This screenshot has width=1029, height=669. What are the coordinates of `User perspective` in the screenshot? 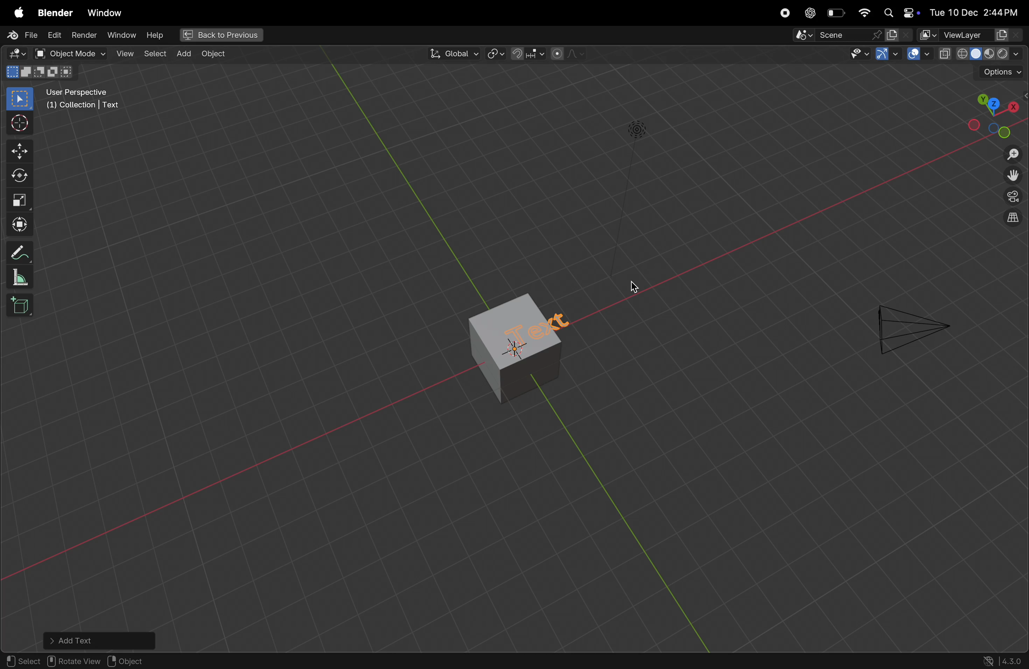 It's located at (96, 103).